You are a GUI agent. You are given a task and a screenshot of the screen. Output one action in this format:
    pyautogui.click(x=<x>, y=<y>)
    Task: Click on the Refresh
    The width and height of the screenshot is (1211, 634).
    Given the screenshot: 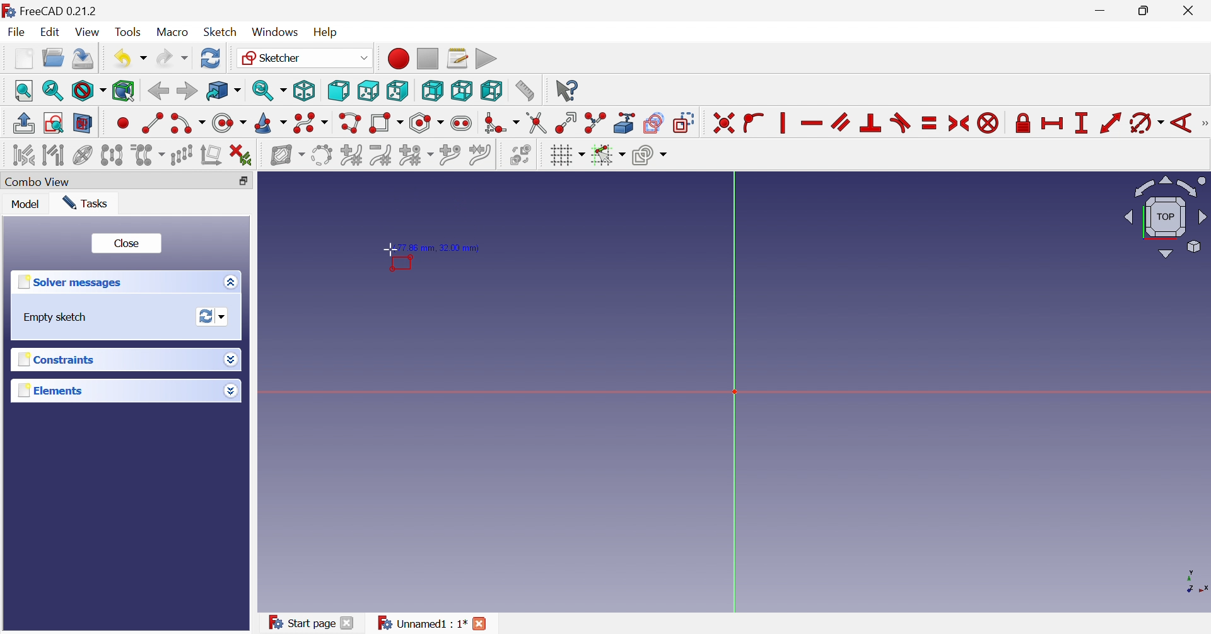 What is the action you would take?
    pyautogui.click(x=211, y=58)
    